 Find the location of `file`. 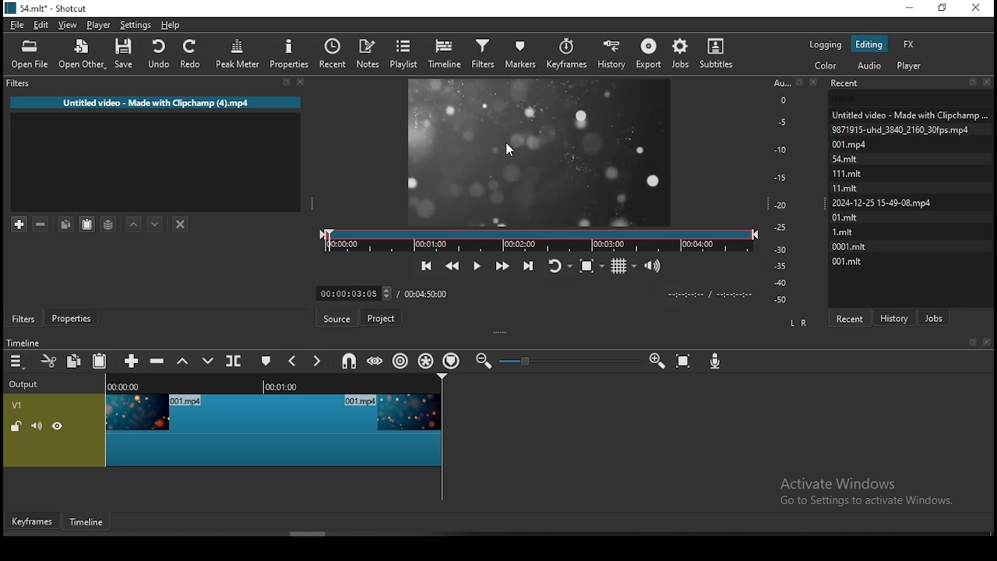

file is located at coordinates (16, 25).